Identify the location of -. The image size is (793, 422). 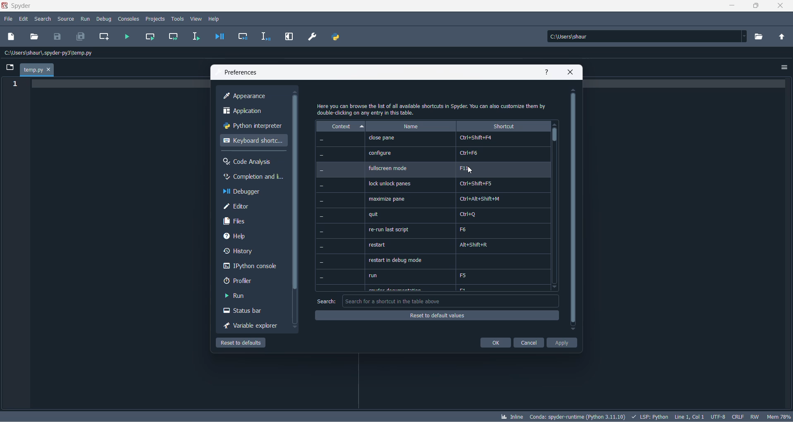
(321, 215).